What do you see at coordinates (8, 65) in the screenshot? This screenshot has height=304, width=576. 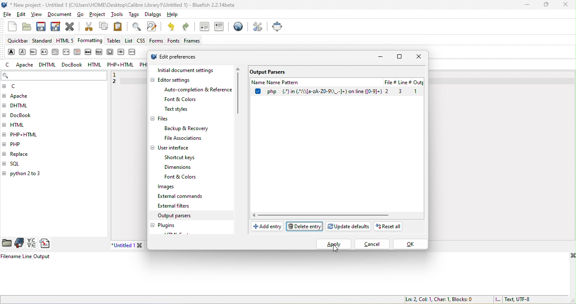 I see `c` at bounding box center [8, 65].